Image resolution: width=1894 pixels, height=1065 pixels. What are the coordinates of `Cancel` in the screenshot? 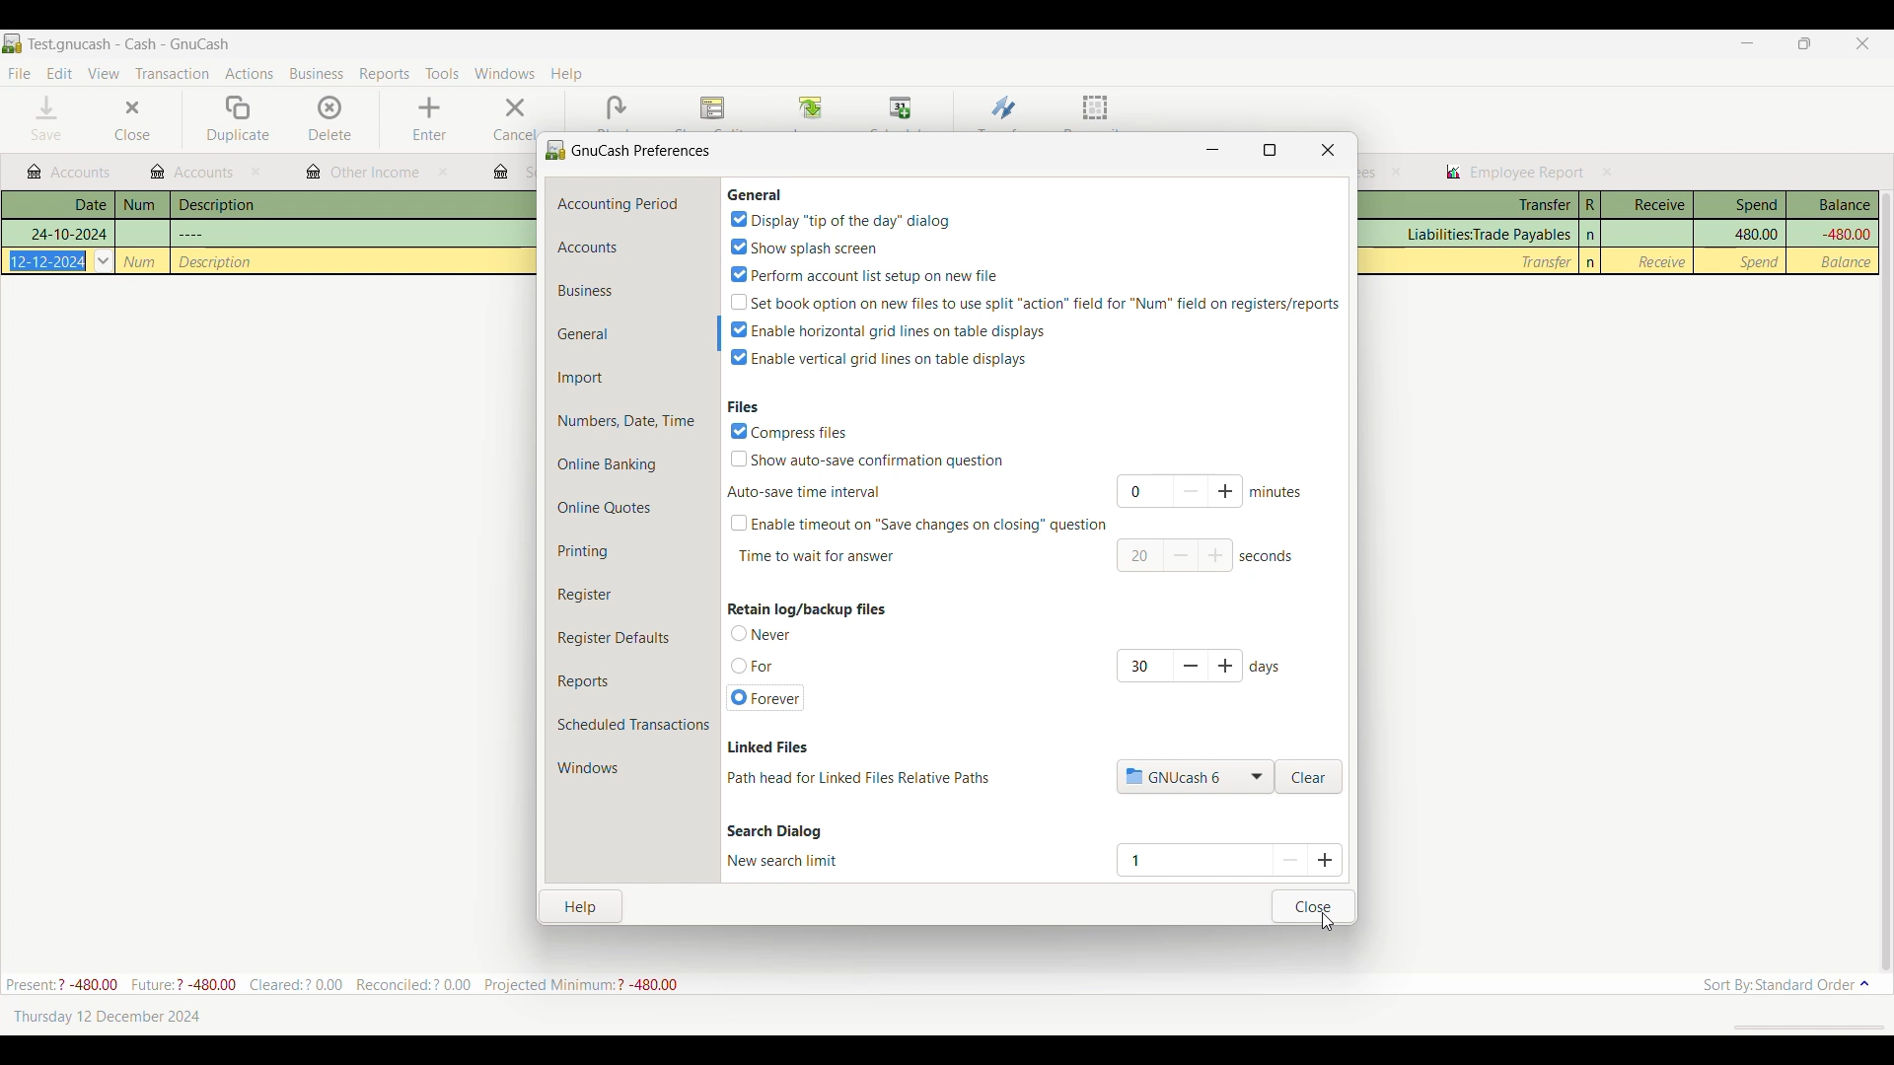 It's located at (512, 118).